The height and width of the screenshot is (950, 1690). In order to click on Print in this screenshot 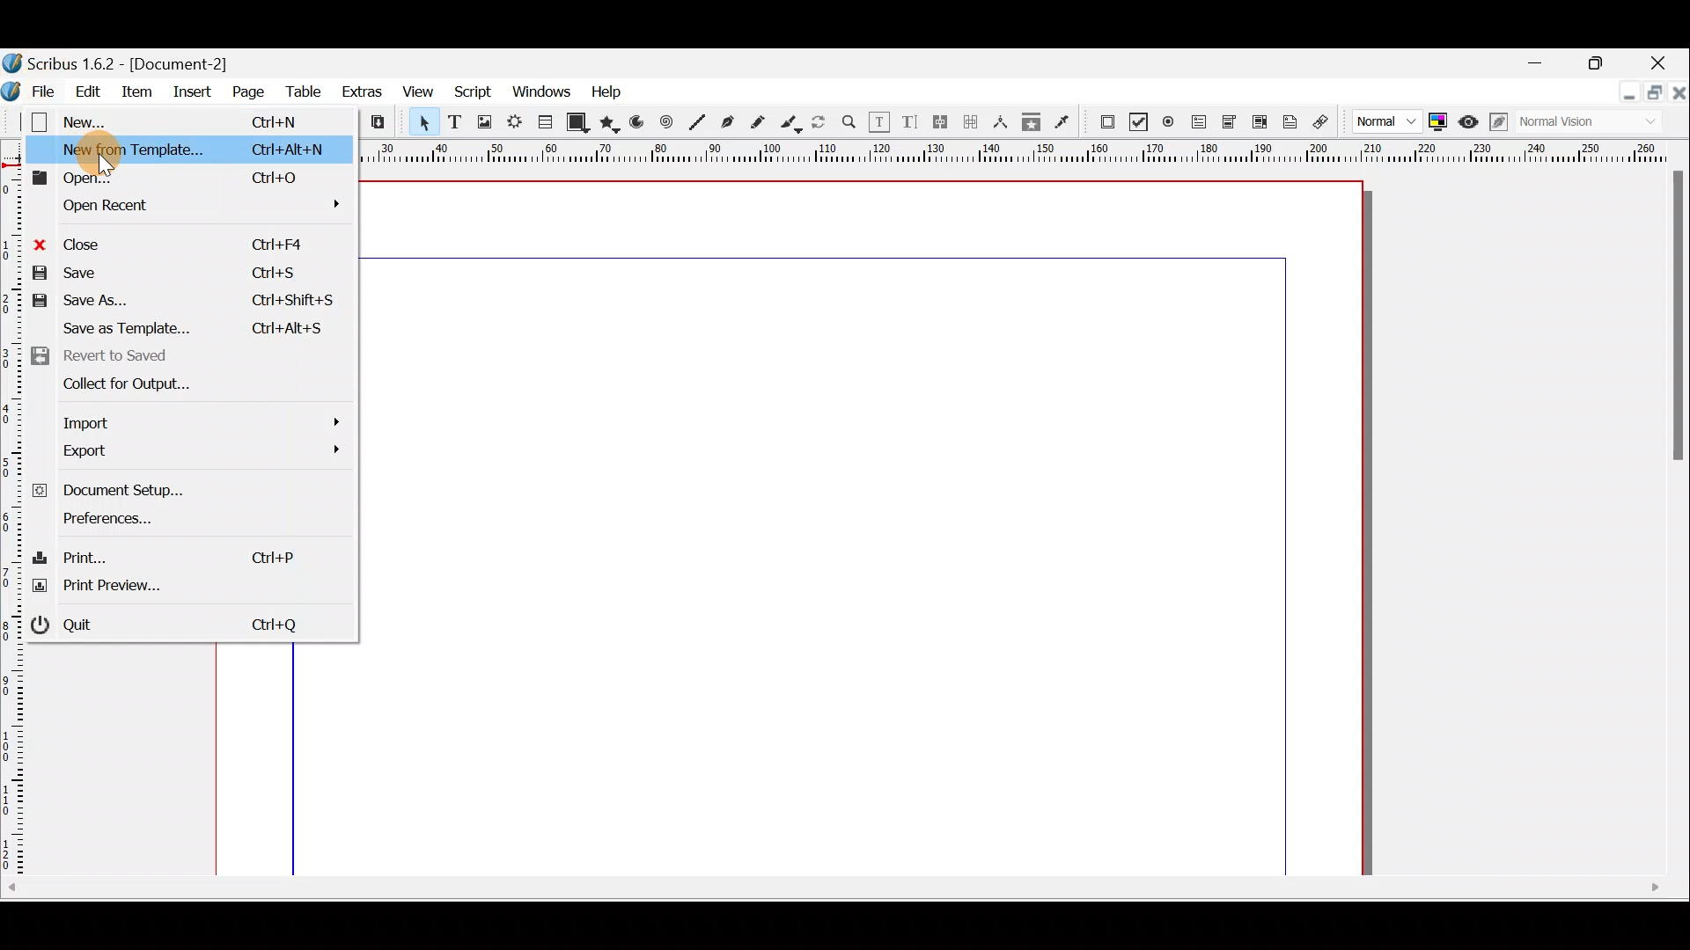, I will do `click(192, 556)`.